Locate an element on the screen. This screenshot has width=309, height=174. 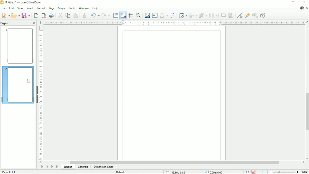
Default is located at coordinates (121, 172).